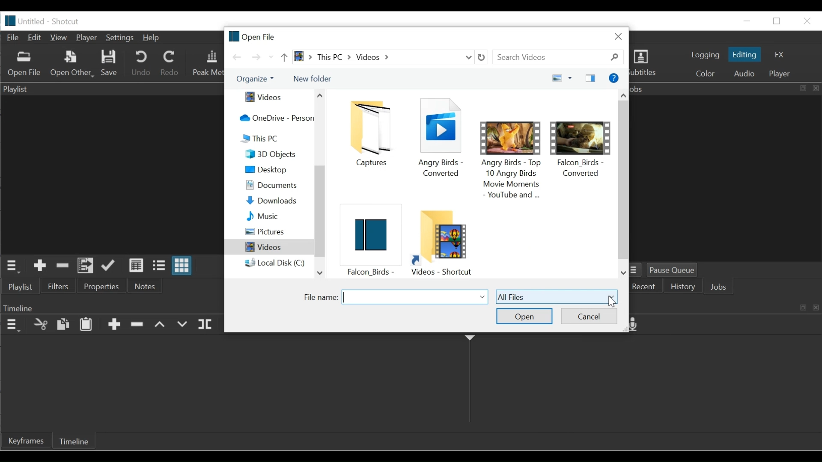  What do you see at coordinates (104, 285) in the screenshot?
I see `Properties` at bounding box center [104, 285].